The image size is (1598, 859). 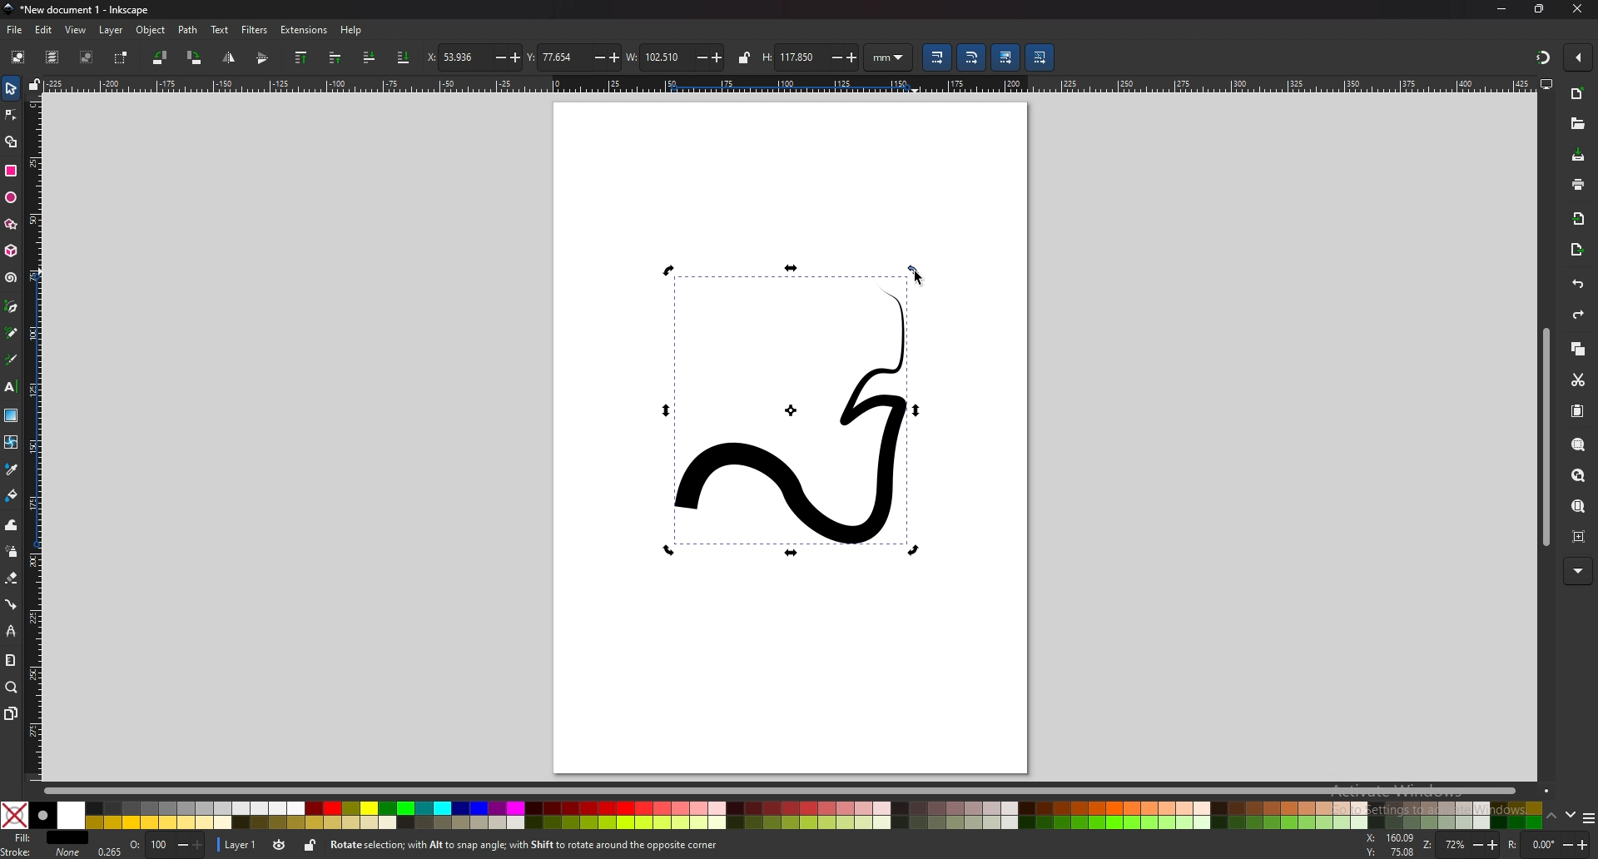 What do you see at coordinates (1551, 845) in the screenshot?
I see `ROTATION` at bounding box center [1551, 845].